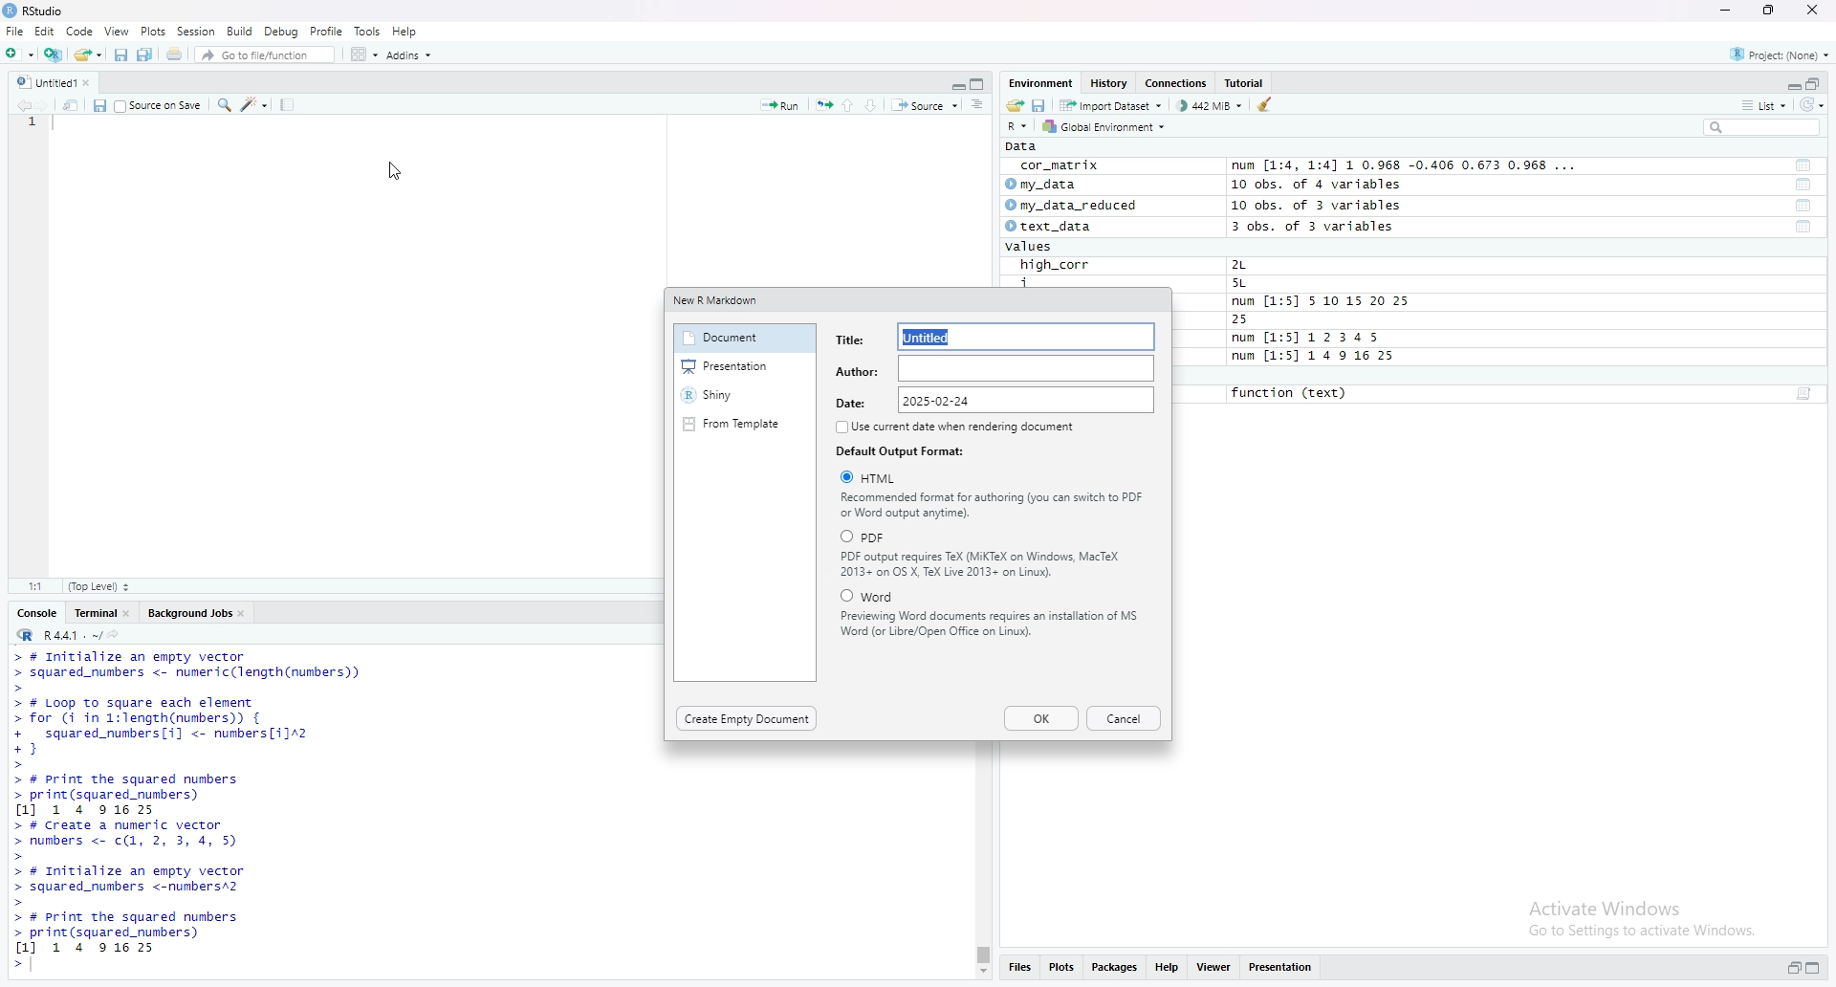  What do you see at coordinates (1268, 106) in the screenshot?
I see `Clear objects` at bounding box center [1268, 106].